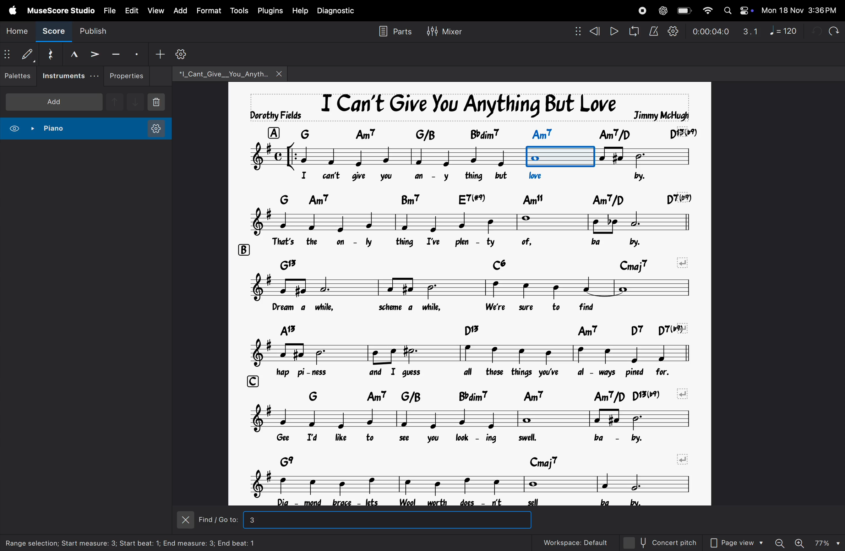 The height and width of the screenshot is (551, 845). I want to click on chord symbols, so click(485, 197).